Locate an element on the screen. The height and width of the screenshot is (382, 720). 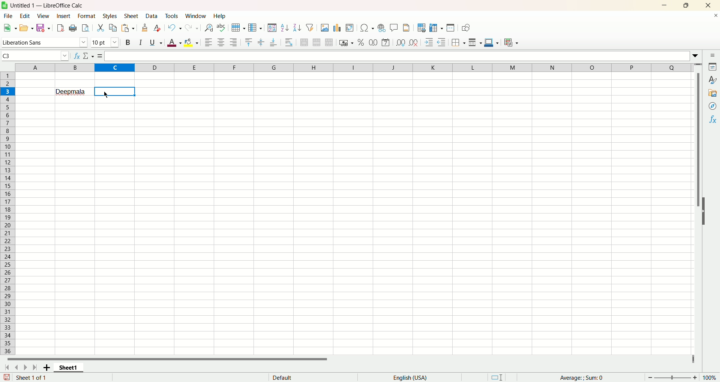
Maximize is located at coordinates (688, 4).